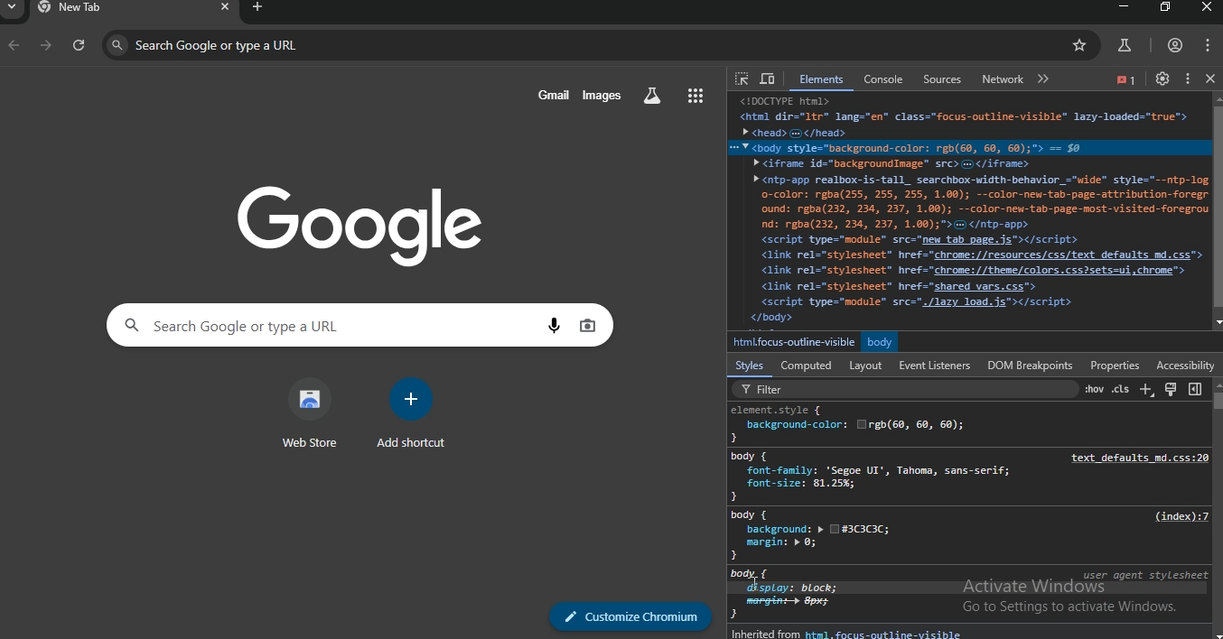 This screenshot has width=1223, height=639. I want to click on images, so click(599, 96).